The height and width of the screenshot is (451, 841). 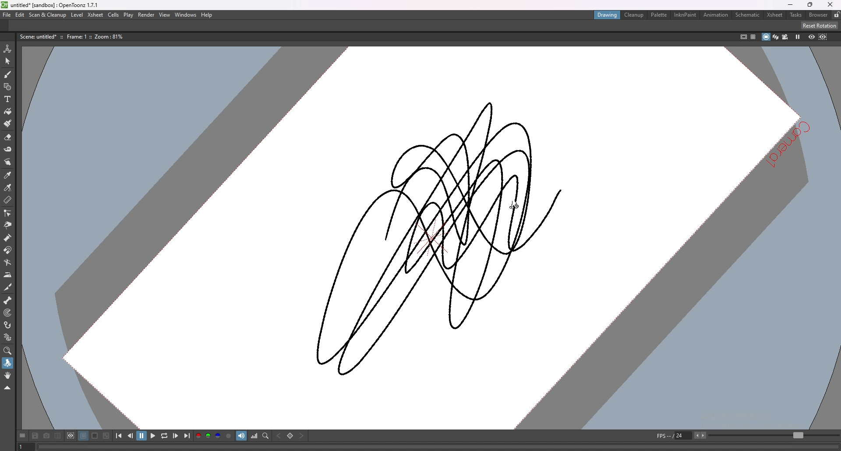 What do you see at coordinates (749, 14) in the screenshot?
I see `schematic` at bounding box center [749, 14].